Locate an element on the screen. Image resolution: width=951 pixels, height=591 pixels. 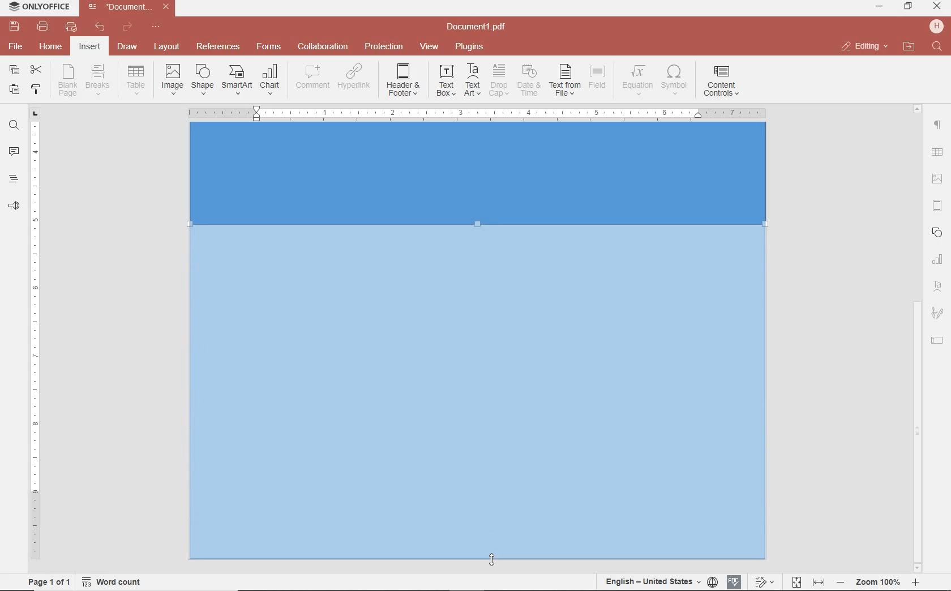
TEXT FROM  FILE is located at coordinates (565, 80).